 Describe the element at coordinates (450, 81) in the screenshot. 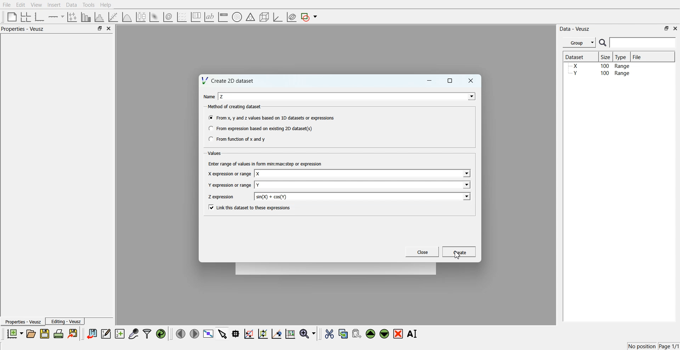

I see `Maximize` at that location.